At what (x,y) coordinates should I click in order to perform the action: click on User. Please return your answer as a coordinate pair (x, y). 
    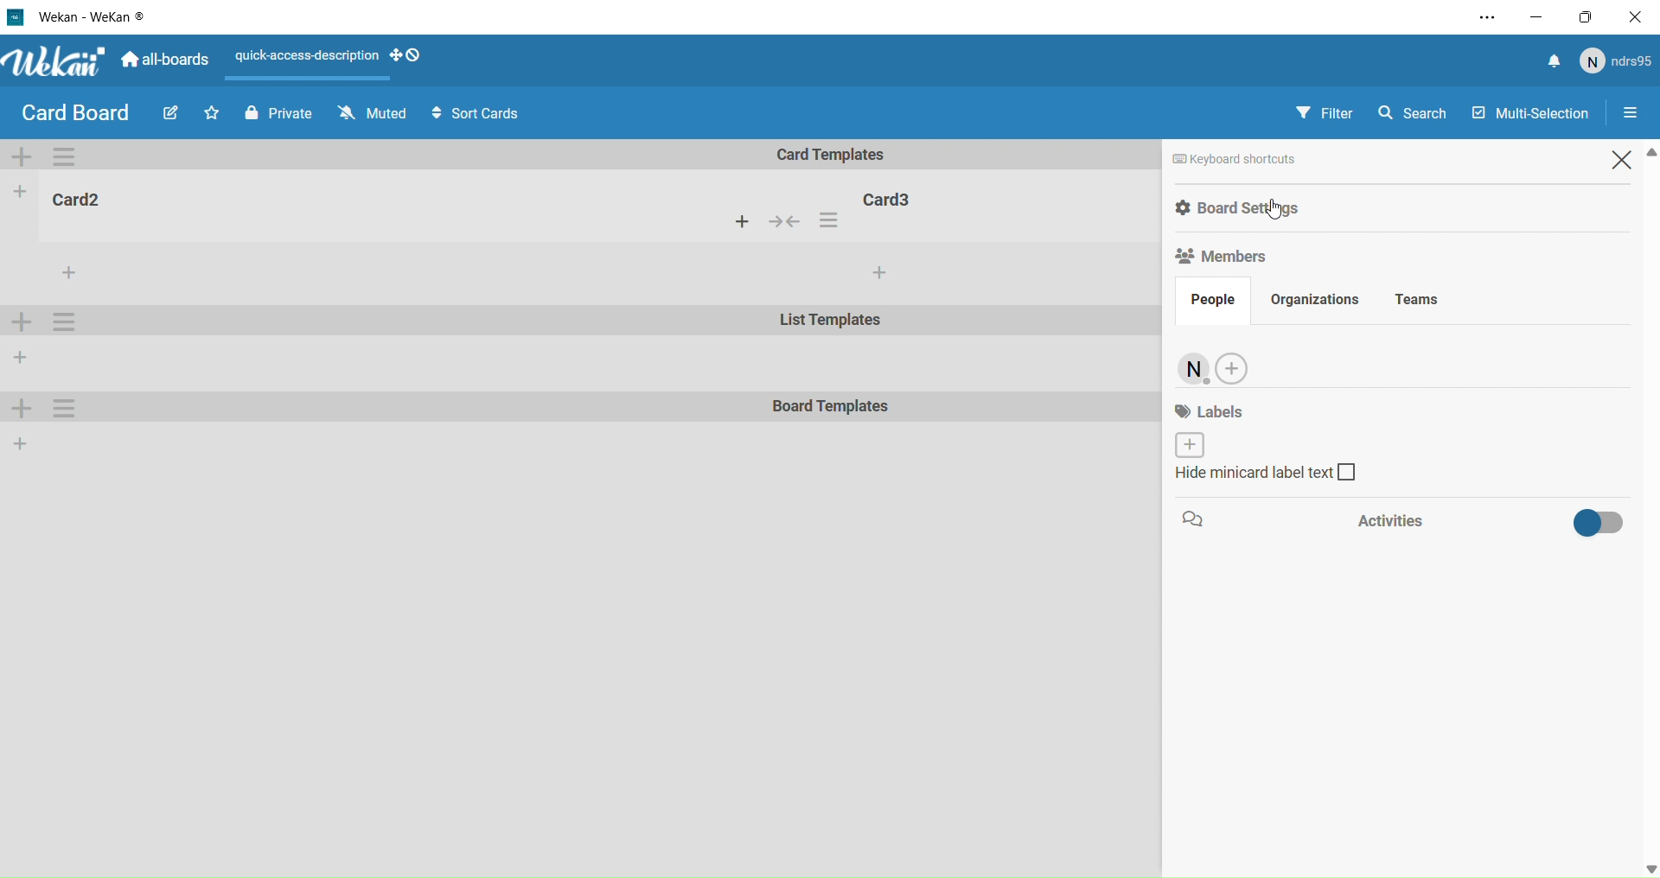
    Looking at the image, I should click on (1193, 371).